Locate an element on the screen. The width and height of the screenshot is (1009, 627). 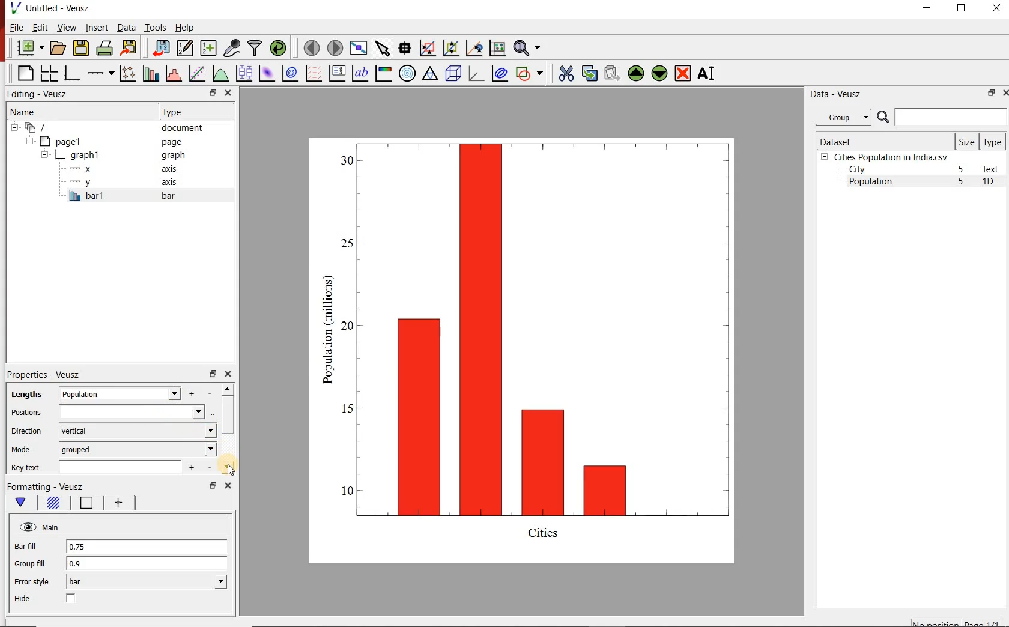
bar is located at coordinates (147, 582).